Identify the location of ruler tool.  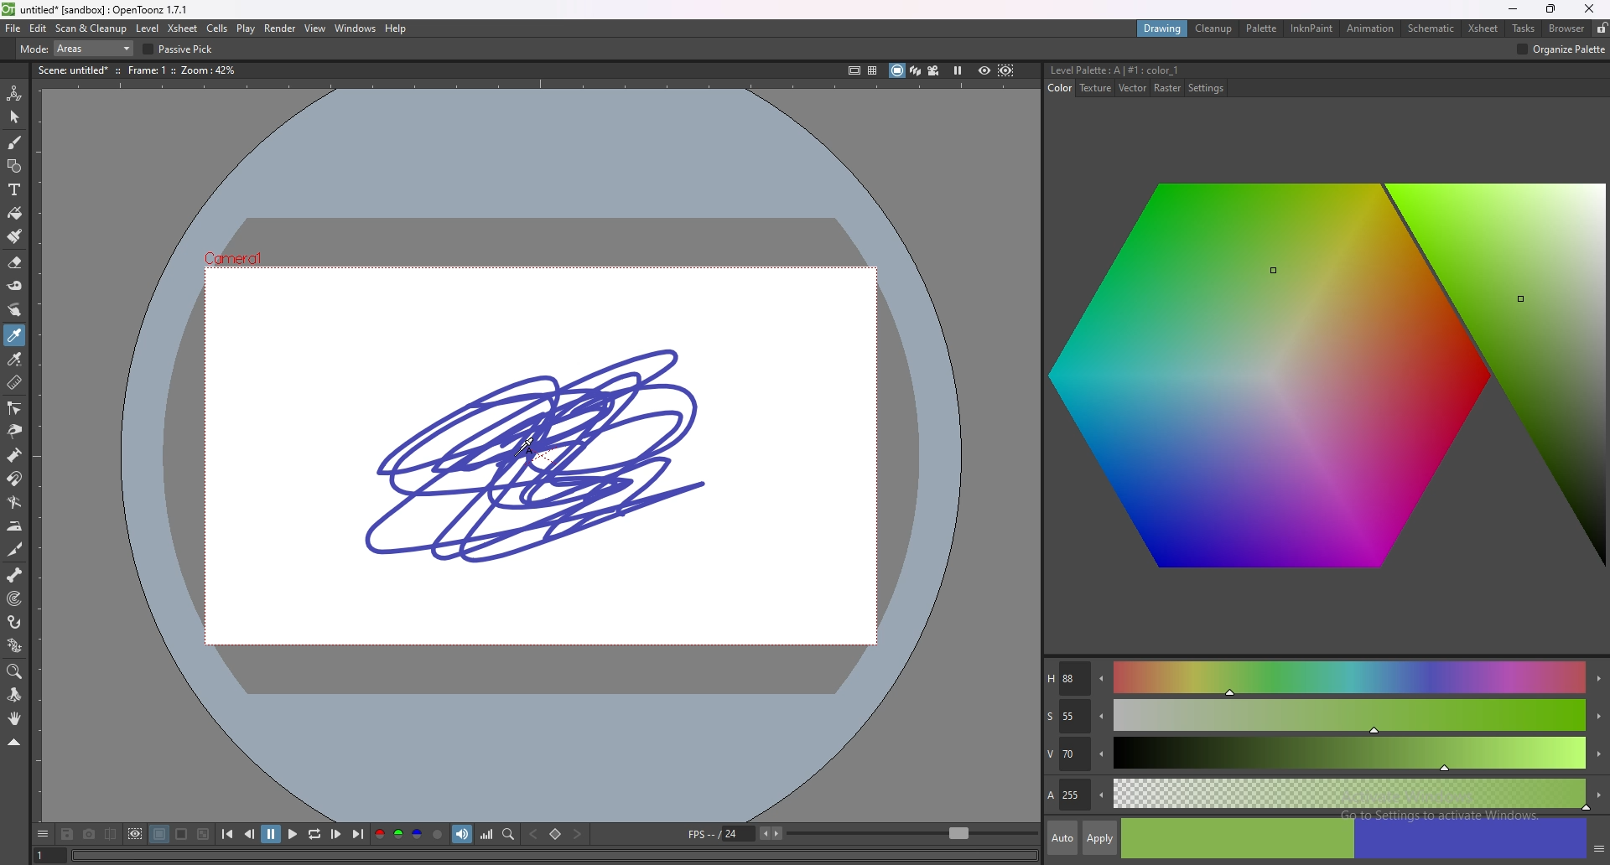
(15, 383).